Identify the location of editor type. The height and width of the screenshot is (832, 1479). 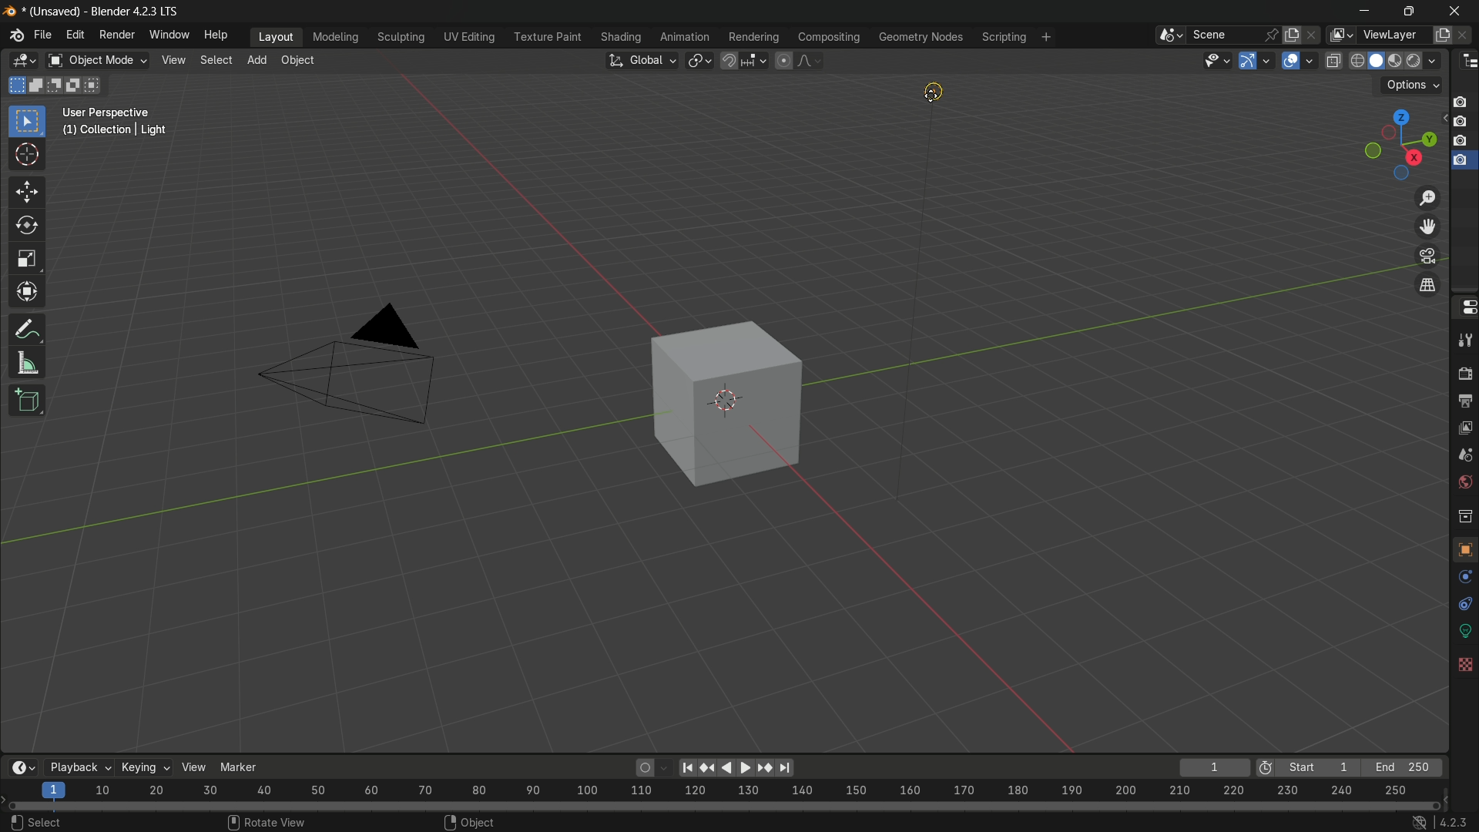
(1465, 62).